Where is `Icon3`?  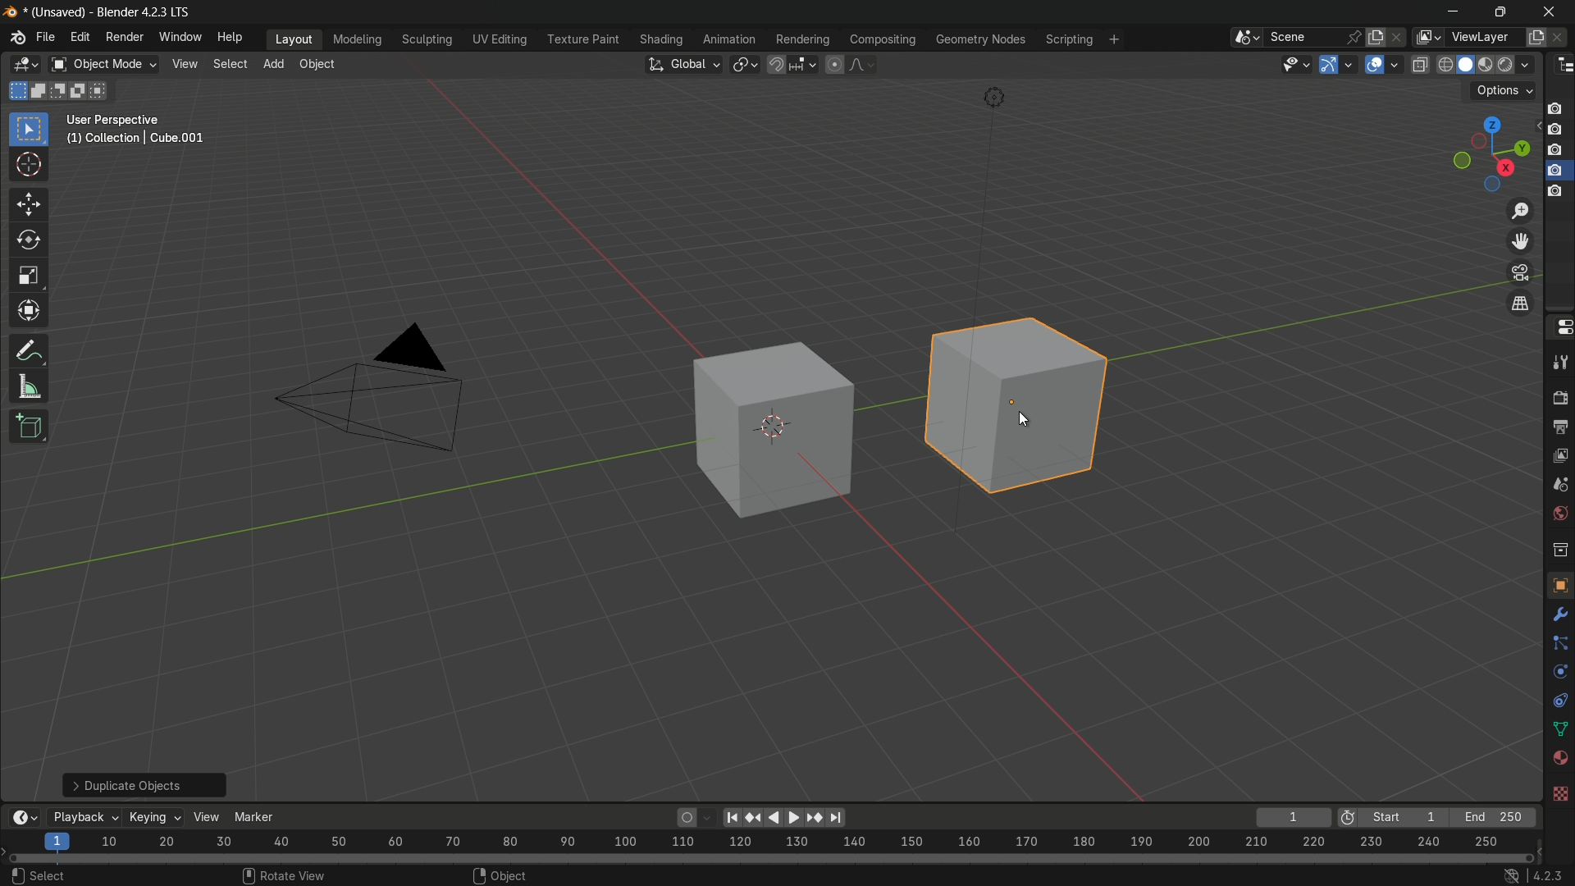
Icon3 is located at coordinates (1559, 151).